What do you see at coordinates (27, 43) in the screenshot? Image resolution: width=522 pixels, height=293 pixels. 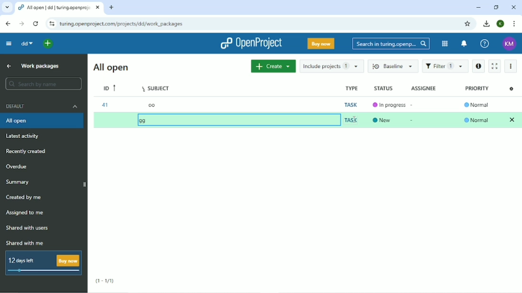 I see `dd` at bounding box center [27, 43].